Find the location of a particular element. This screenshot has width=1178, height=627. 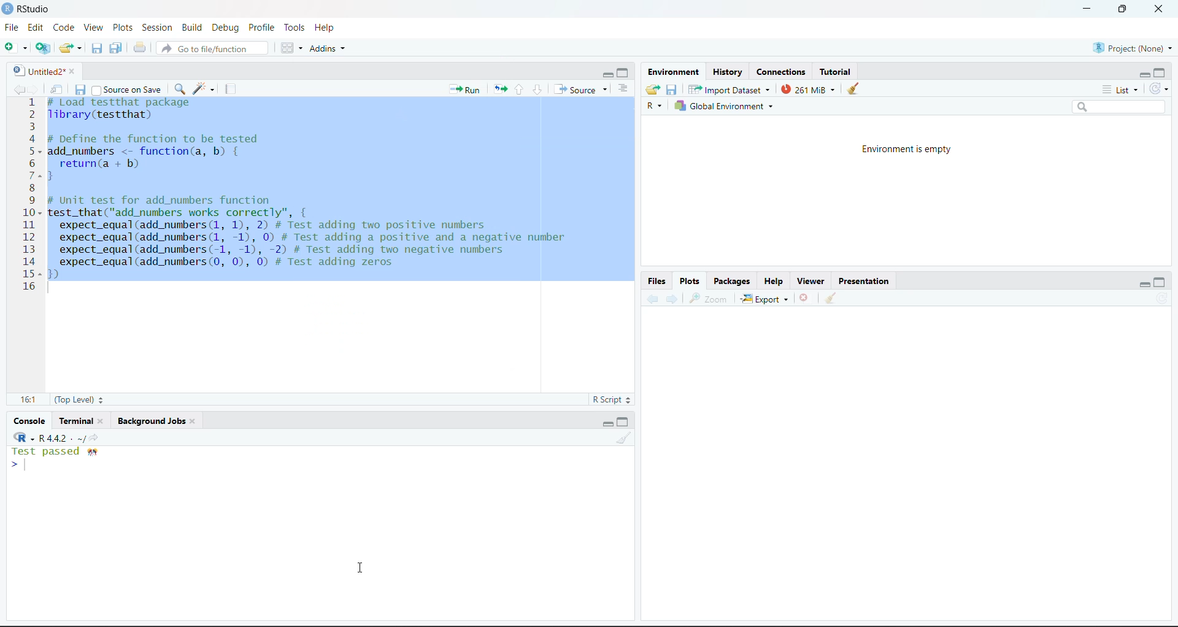

Plots is located at coordinates (688, 281).